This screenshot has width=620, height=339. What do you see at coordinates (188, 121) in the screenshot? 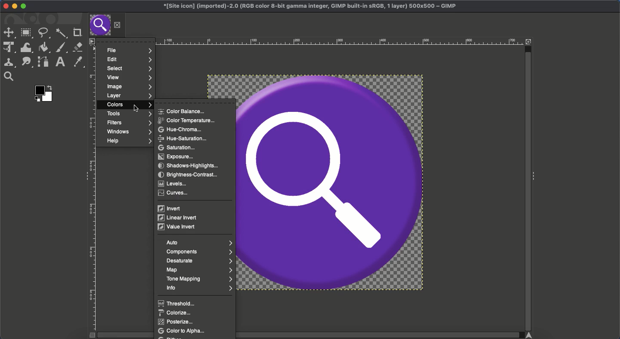
I see `Color temperature` at bounding box center [188, 121].